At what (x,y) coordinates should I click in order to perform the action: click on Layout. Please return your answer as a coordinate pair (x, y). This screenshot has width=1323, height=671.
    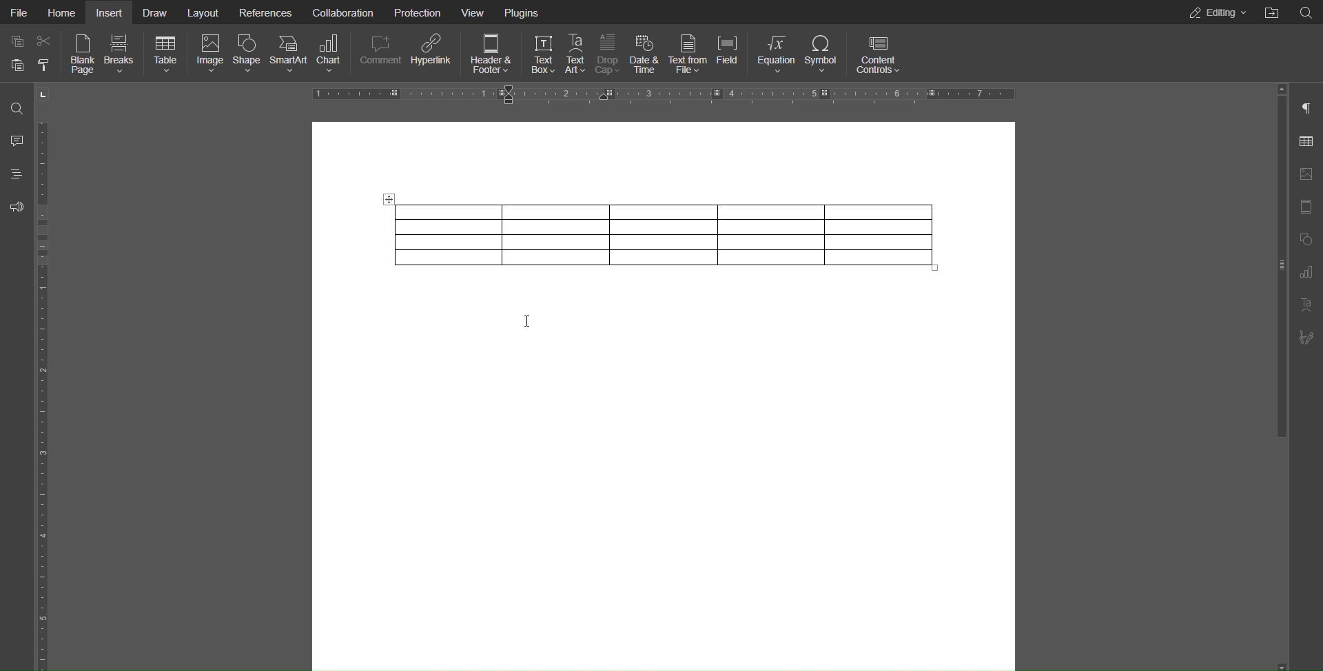
    Looking at the image, I should click on (204, 12).